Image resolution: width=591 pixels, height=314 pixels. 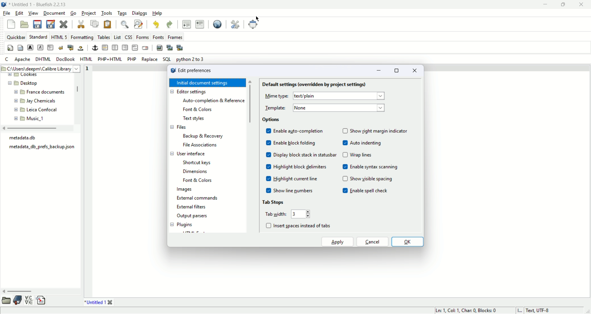 What do you see at coordinates (27, 138) in the screenshot?
I see `metadata.db` at bounding box center [27, 138].